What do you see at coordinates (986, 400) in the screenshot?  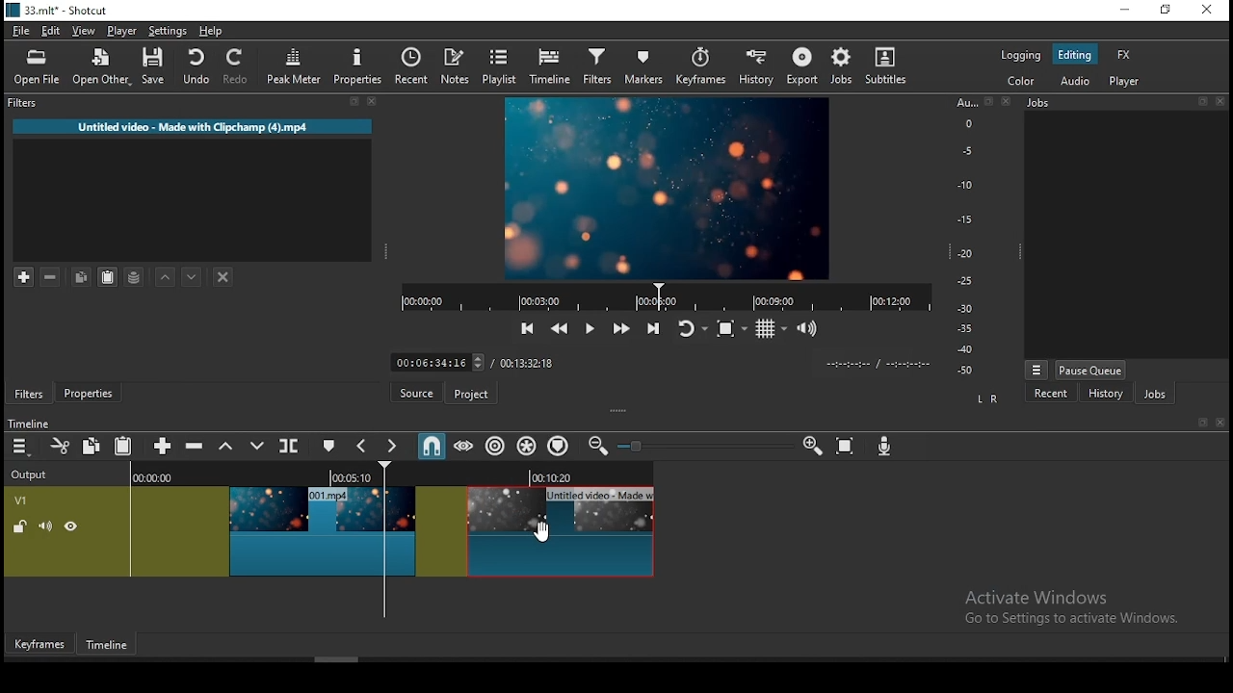 I see `LR` at bounding box center [986, 400].